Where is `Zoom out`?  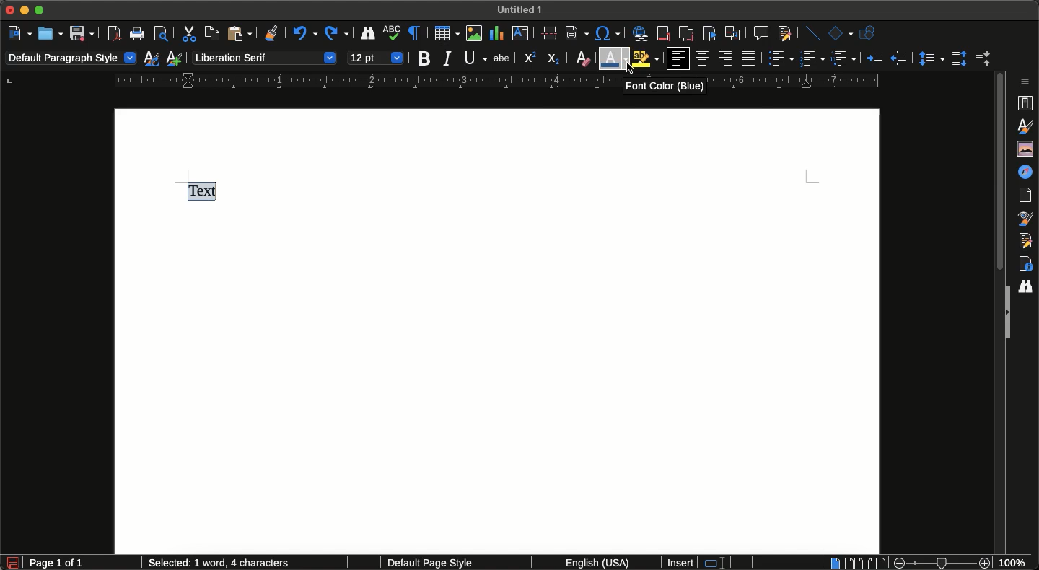
Zoom out is located at coordinates (895, 562).